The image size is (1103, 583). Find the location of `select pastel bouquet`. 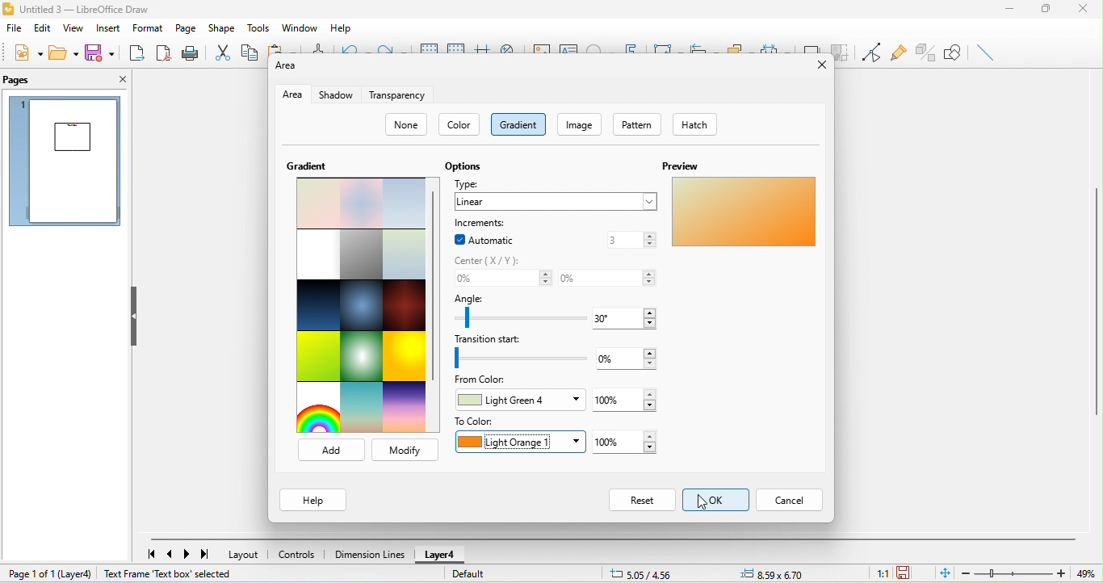

select pastel bouquet is located at coordinates (317, 203).